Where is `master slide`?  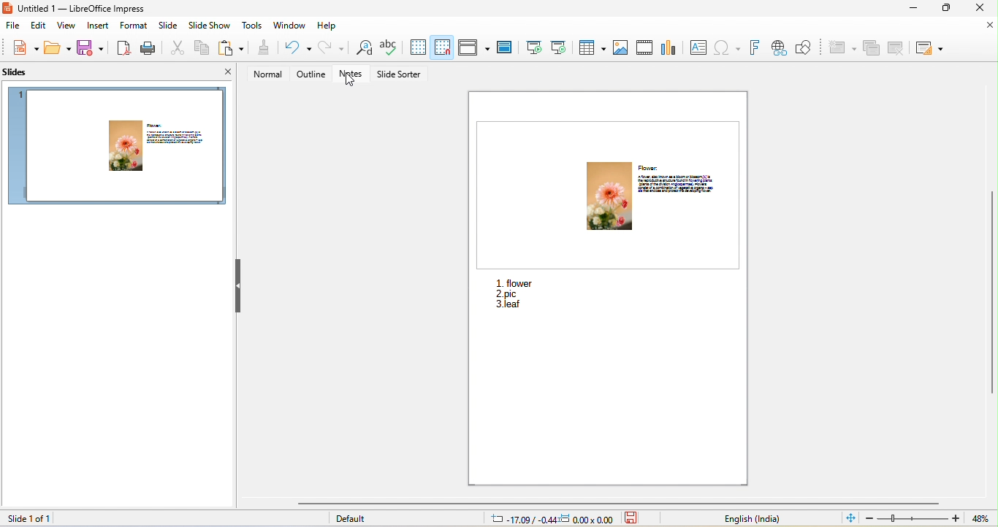 master slide is located at coordinates (506, 47).